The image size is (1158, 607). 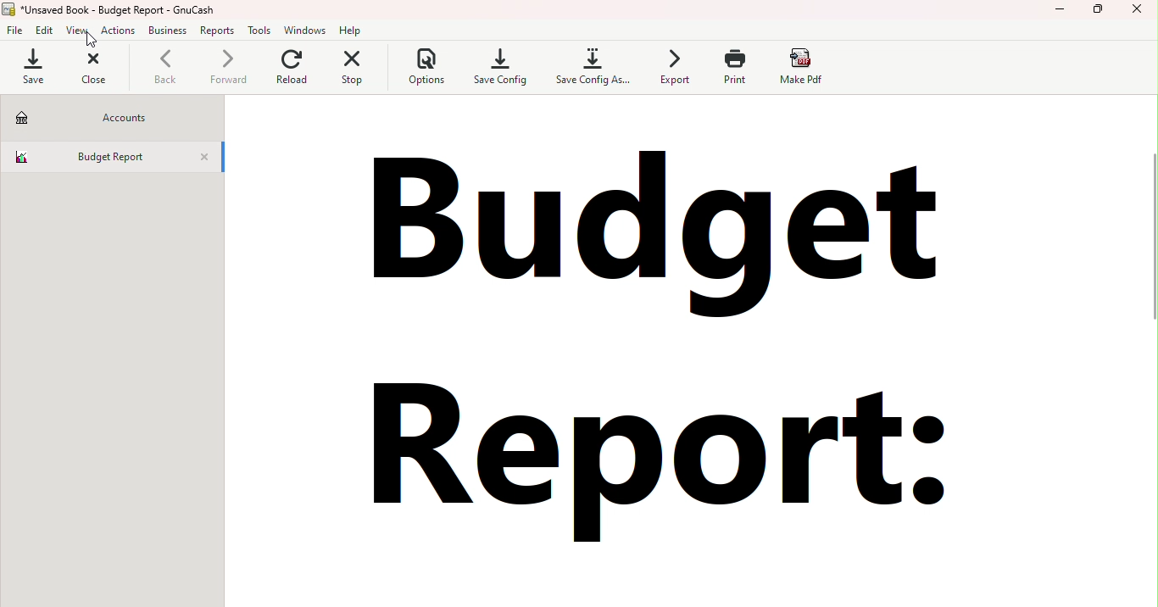 I want to click on File, so click(x=15, y=31).